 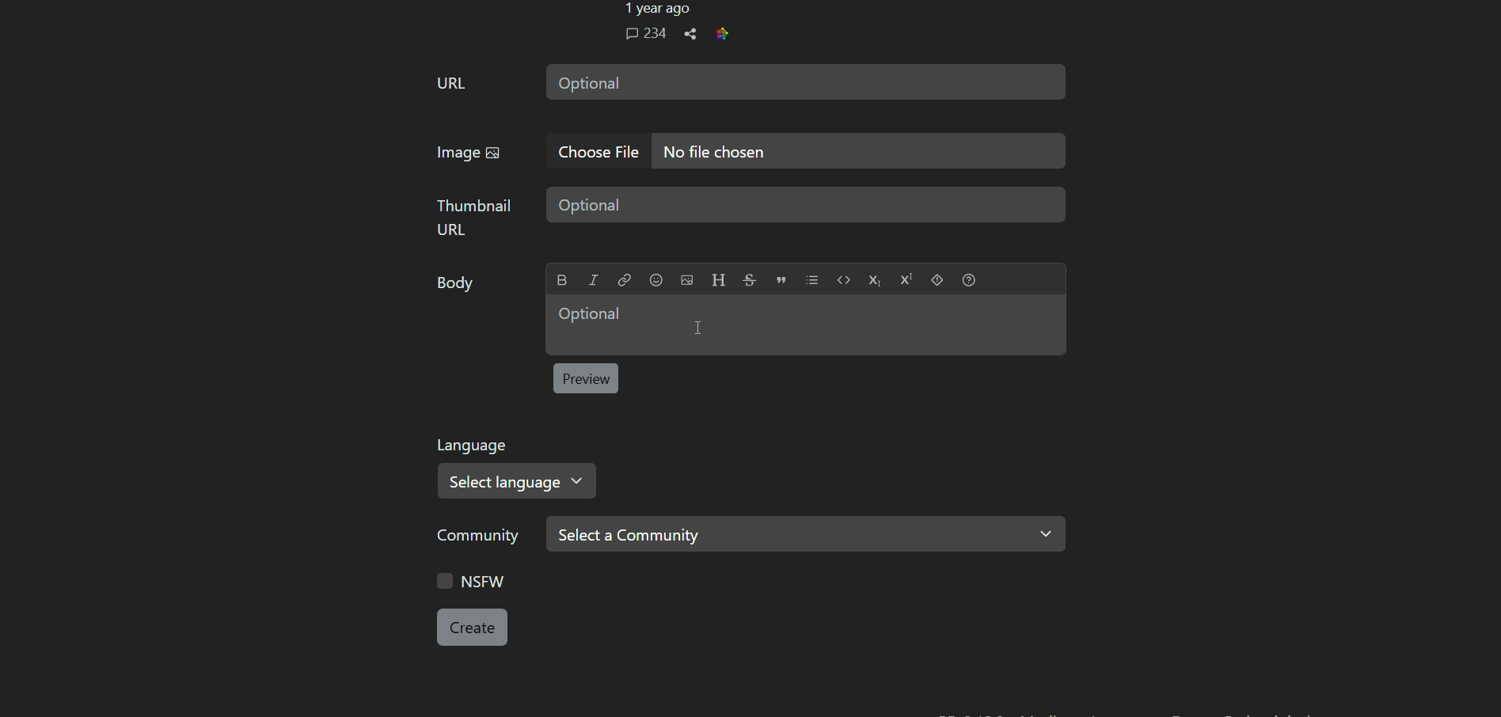 I want to click on Upload image, so click(x=686, y=280).